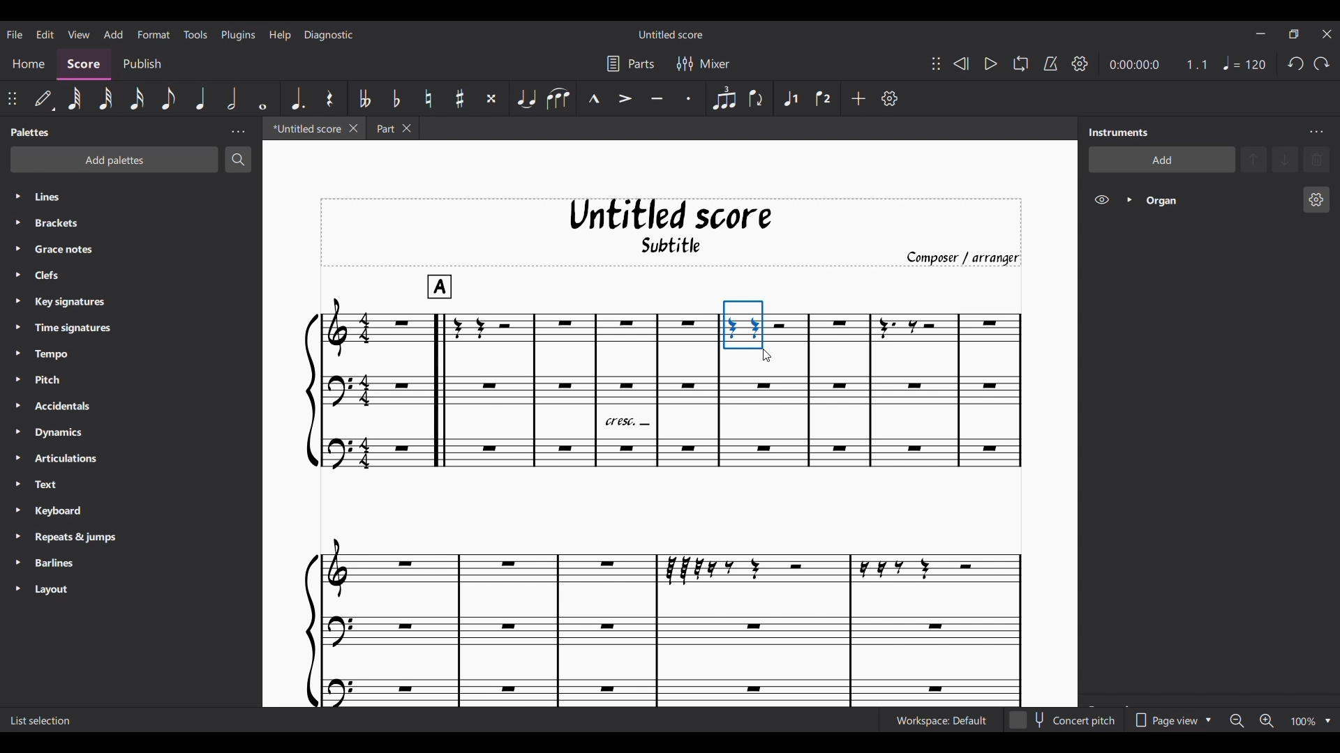 Image resolution: width=1340 pixels, height=753 pixels. Describe the element at coordinates (329, 34) in the screenshot. I see `Diagnostic menu` at that location.